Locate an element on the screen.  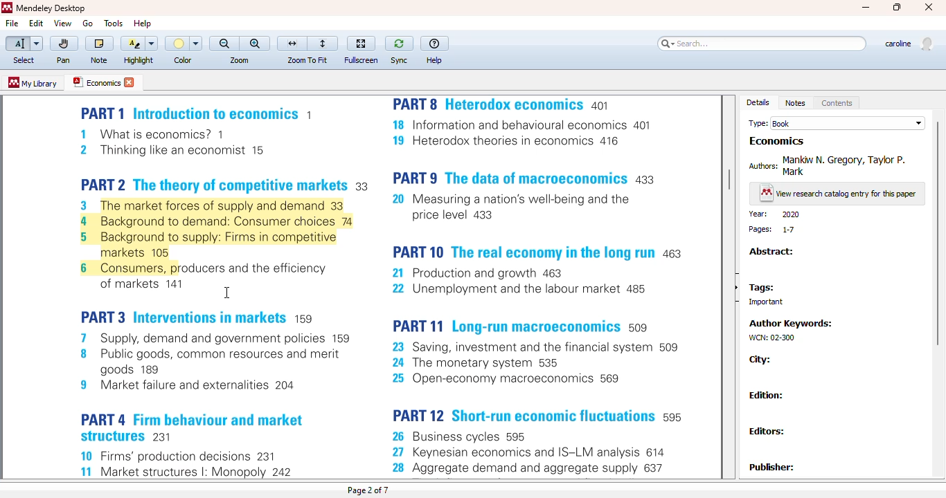
zoom to fit is located at coordinates (307, 60).